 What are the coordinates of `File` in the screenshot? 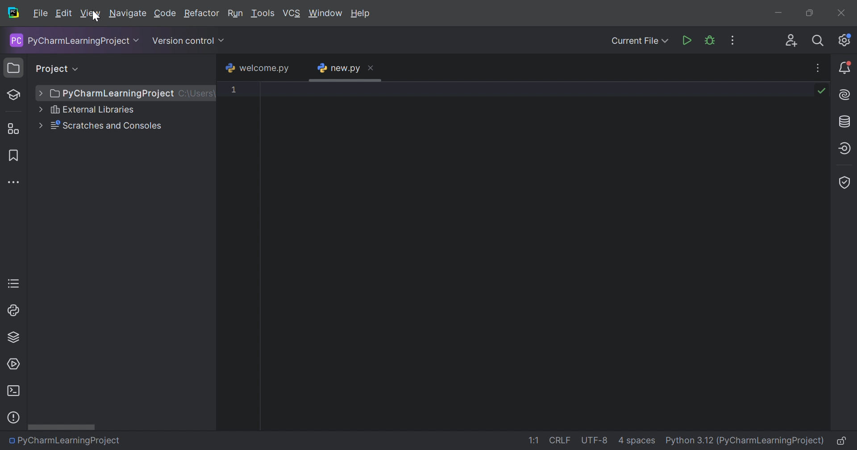 It's located at (40, 14).